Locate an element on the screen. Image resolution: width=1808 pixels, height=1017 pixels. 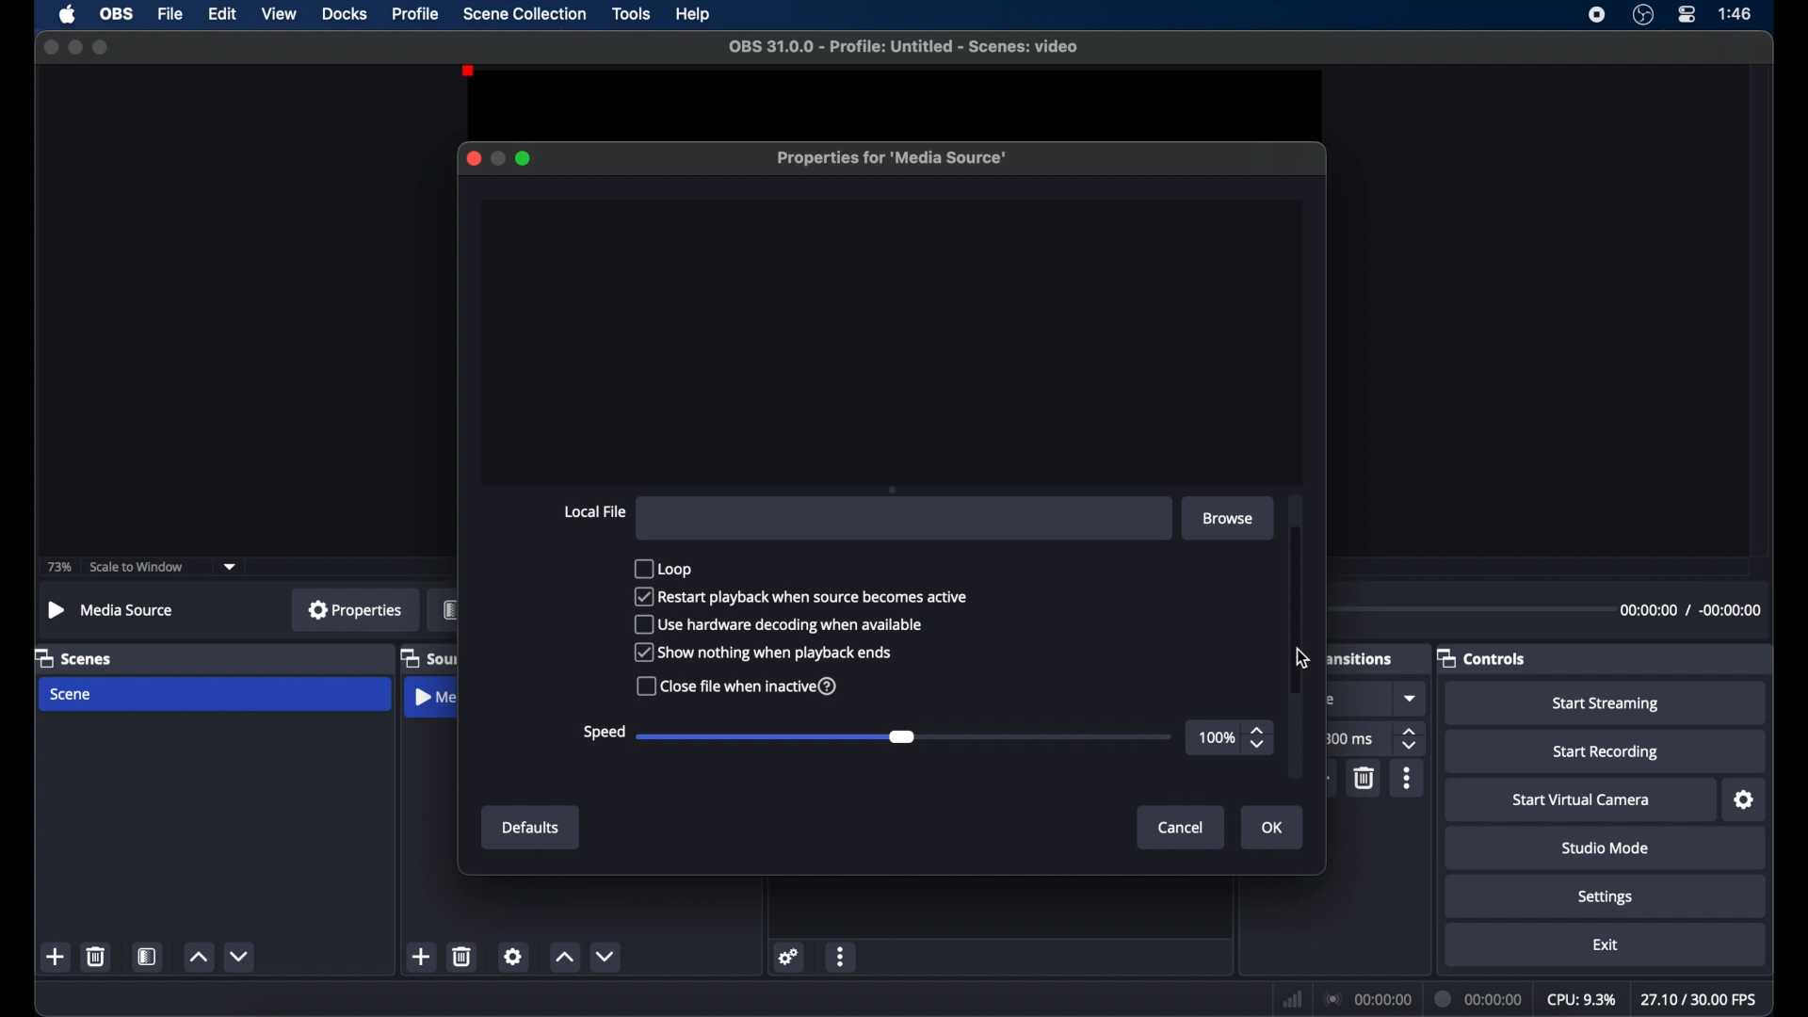
show nothing when playback ends is located at coordinates (765, 652).